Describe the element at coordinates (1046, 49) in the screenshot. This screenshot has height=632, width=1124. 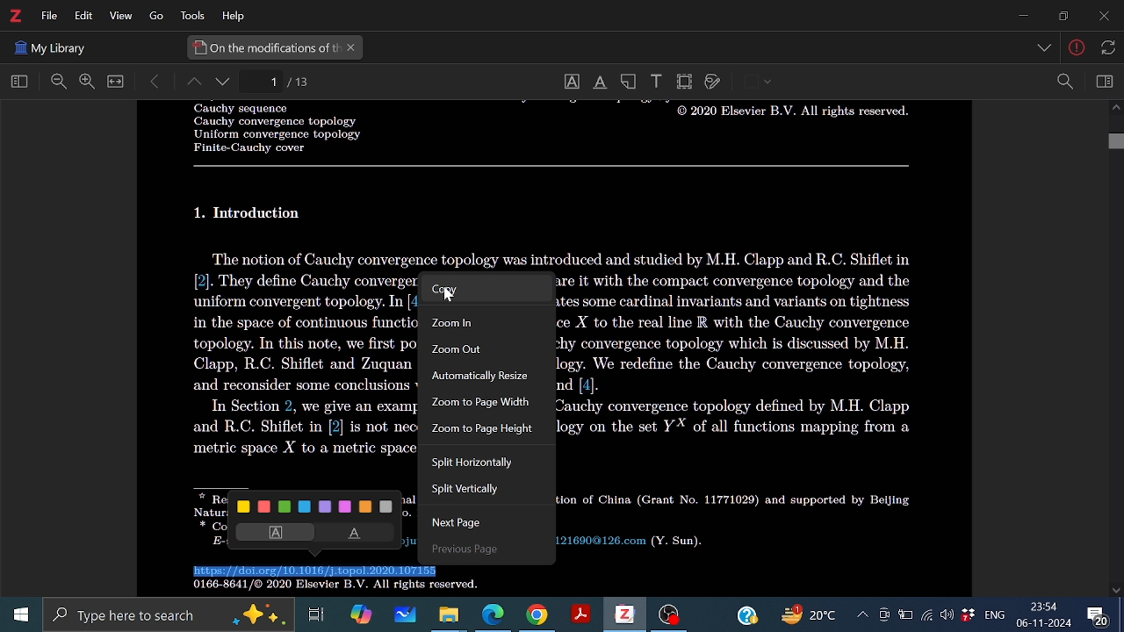
I see `` at that location.